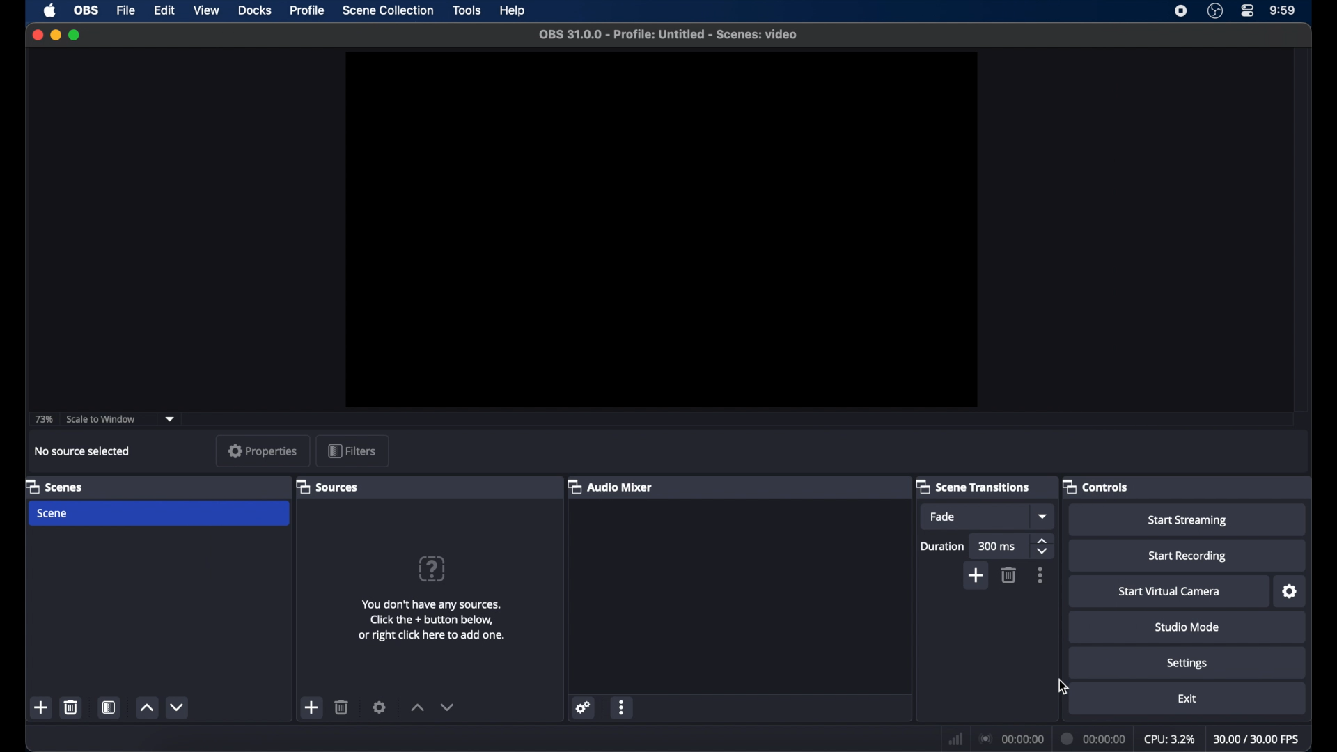  I want to click on help, so click(513, 11).